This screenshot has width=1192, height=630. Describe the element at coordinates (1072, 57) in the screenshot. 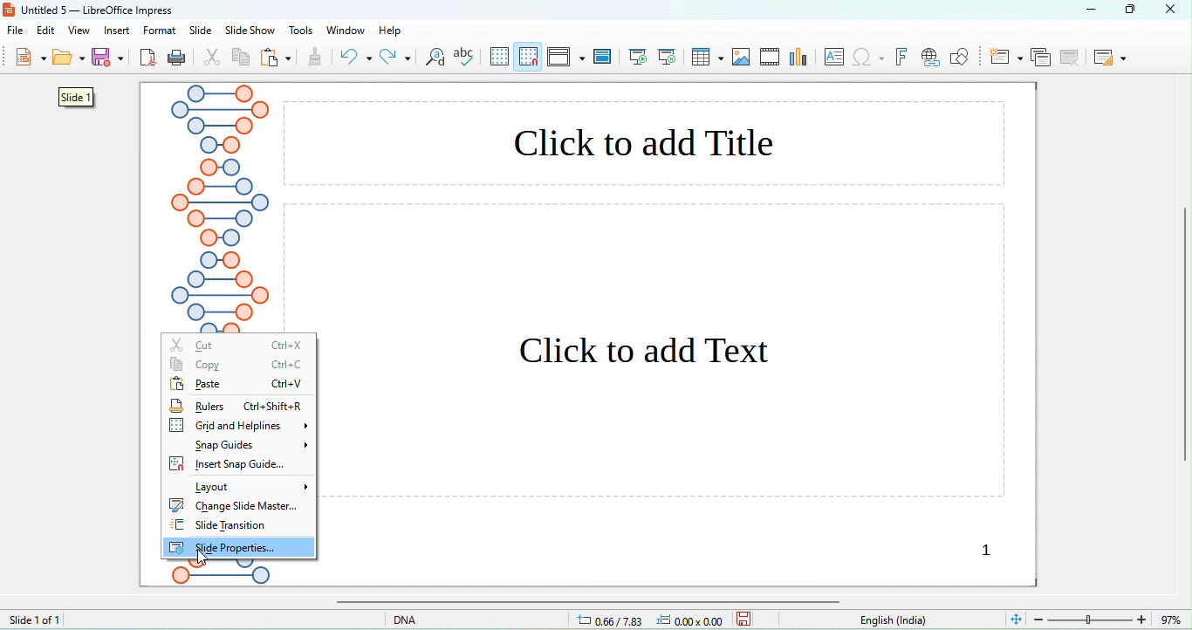

I see `remove slide` at that location.